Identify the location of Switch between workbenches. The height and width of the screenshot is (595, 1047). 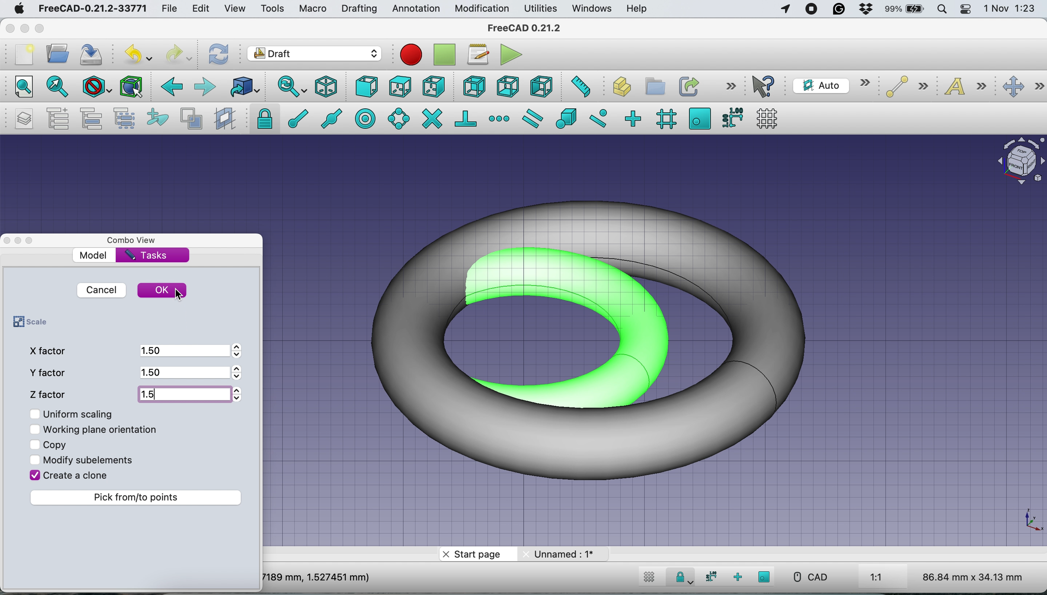
(314, 54).